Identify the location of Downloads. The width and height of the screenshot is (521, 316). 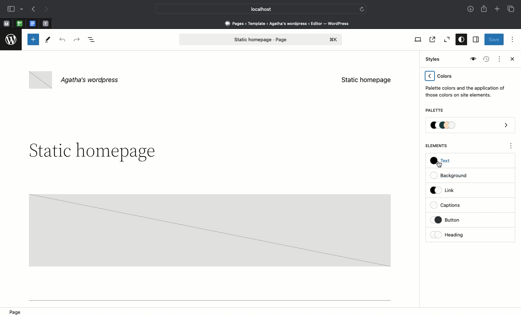
(471, 10).